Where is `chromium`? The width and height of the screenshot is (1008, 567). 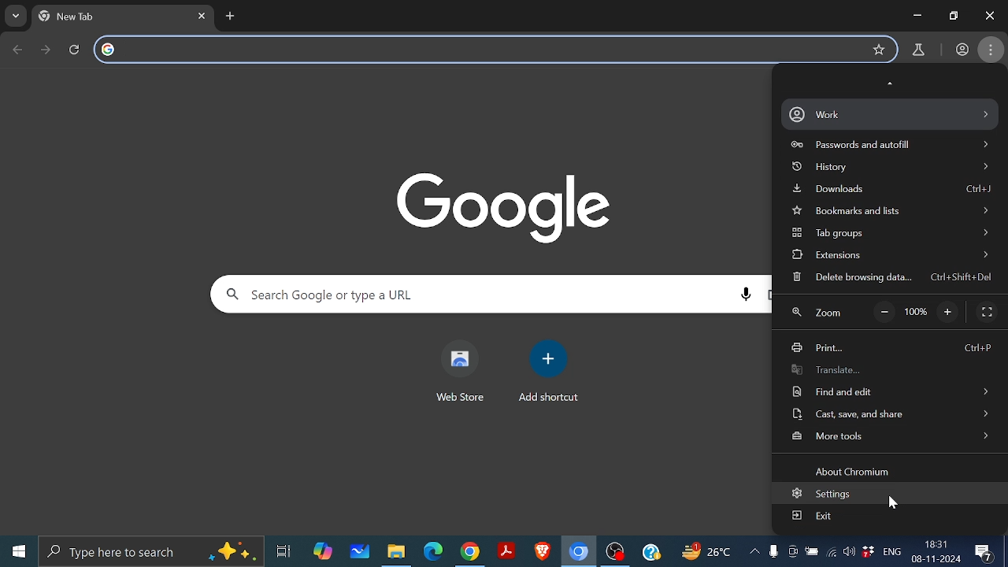 chromium is located at coordinates (579, 552).